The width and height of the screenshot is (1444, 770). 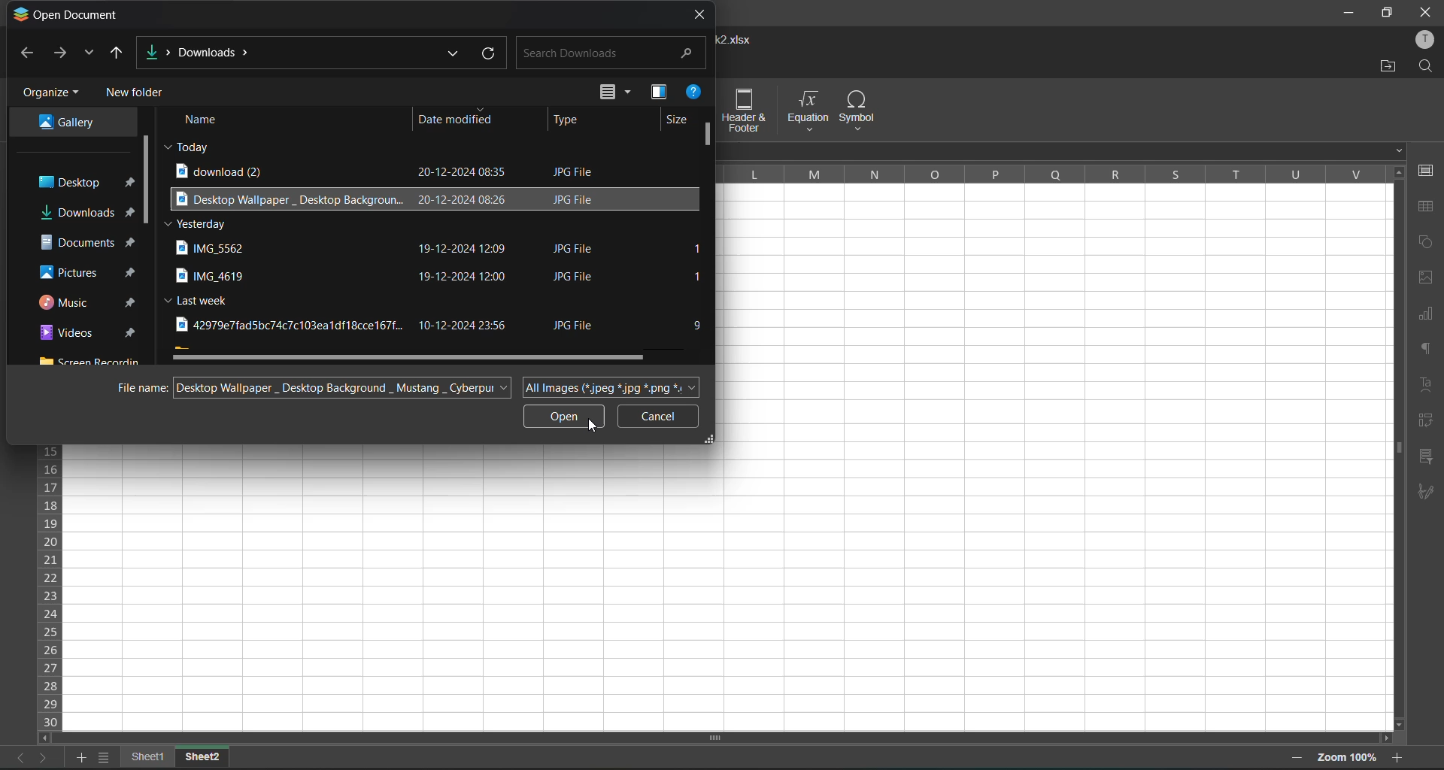 I want to click on desktop, so click(x=84, y=183).